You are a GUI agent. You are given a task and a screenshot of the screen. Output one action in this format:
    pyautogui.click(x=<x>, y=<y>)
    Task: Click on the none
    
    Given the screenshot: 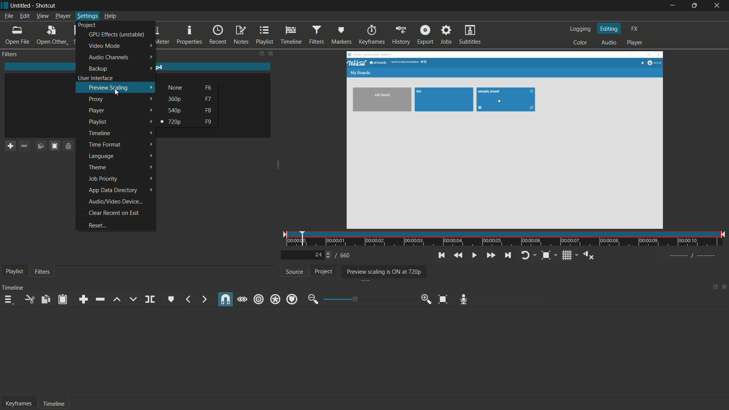 What is the action you would take?
    pyautogui.click(x=176, y=88)
    